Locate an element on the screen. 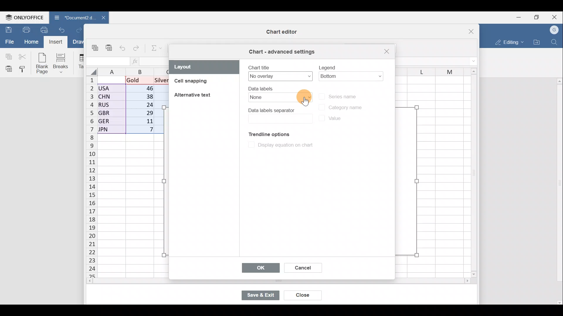  Cursor on data labels is located at coordinates (305, 95).